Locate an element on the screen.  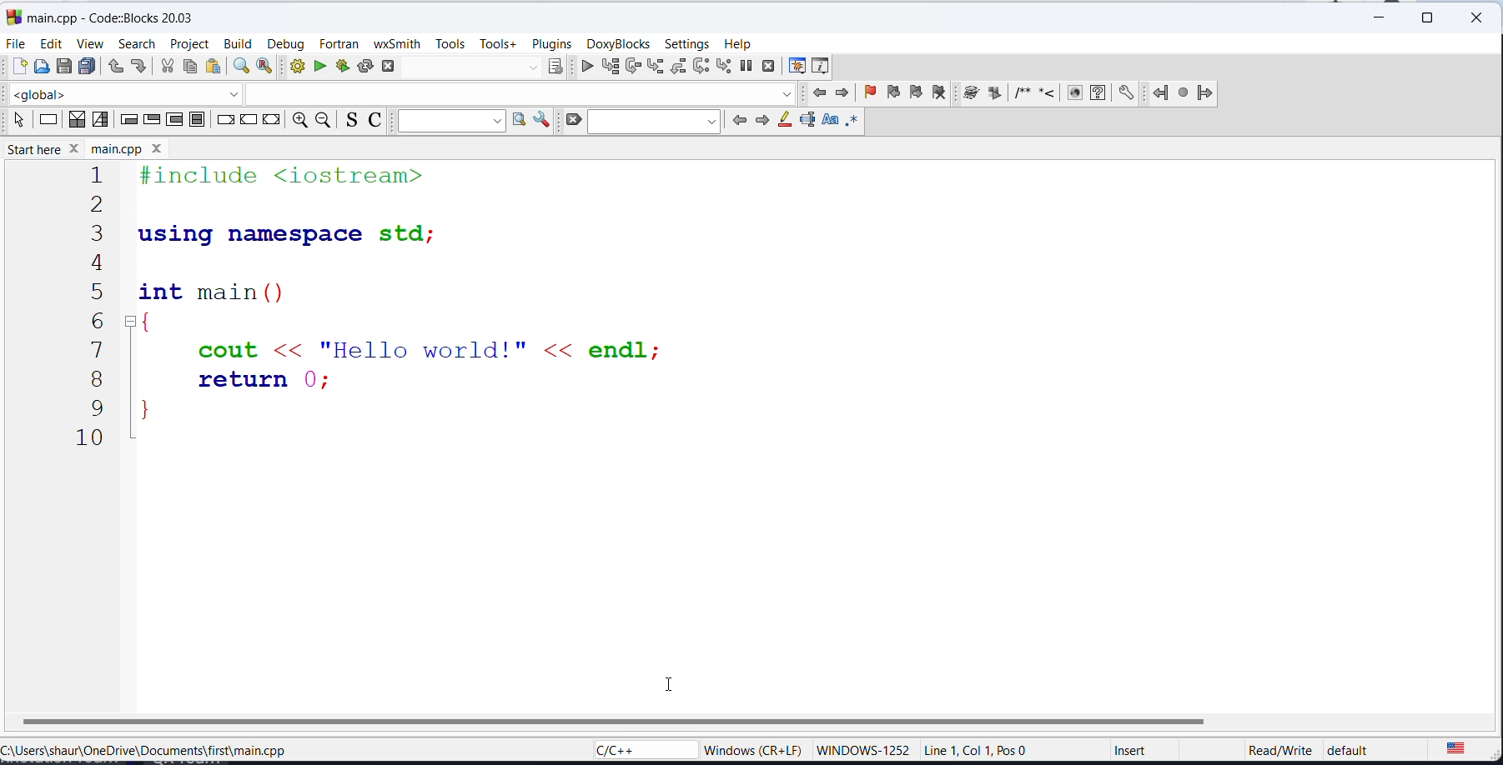
NEXT INSTRUCTION is located at coordinates (702, 67).